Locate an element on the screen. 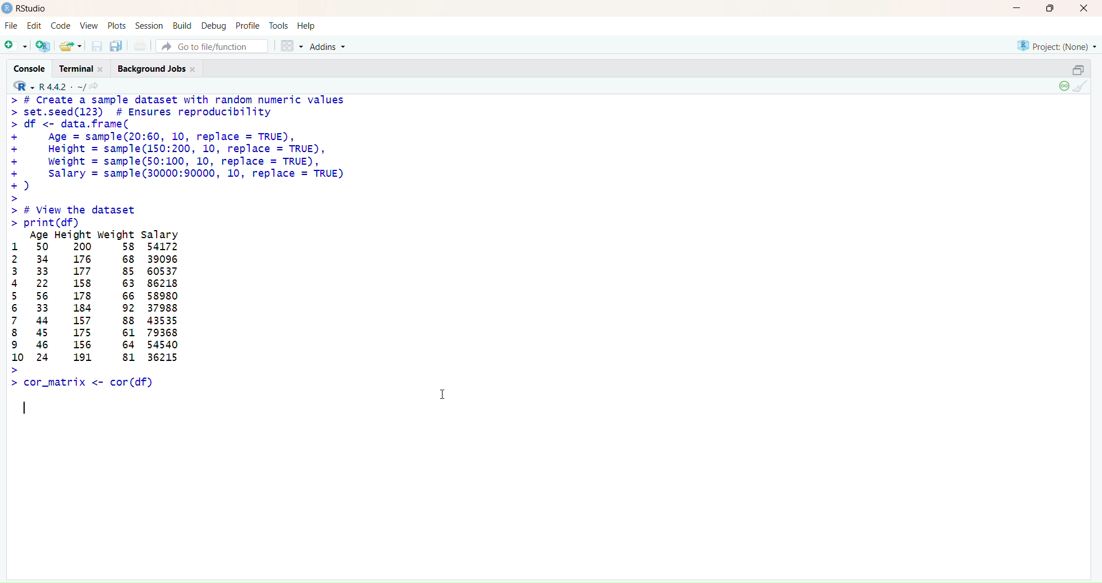  Console is located at coordinates (33, 68).